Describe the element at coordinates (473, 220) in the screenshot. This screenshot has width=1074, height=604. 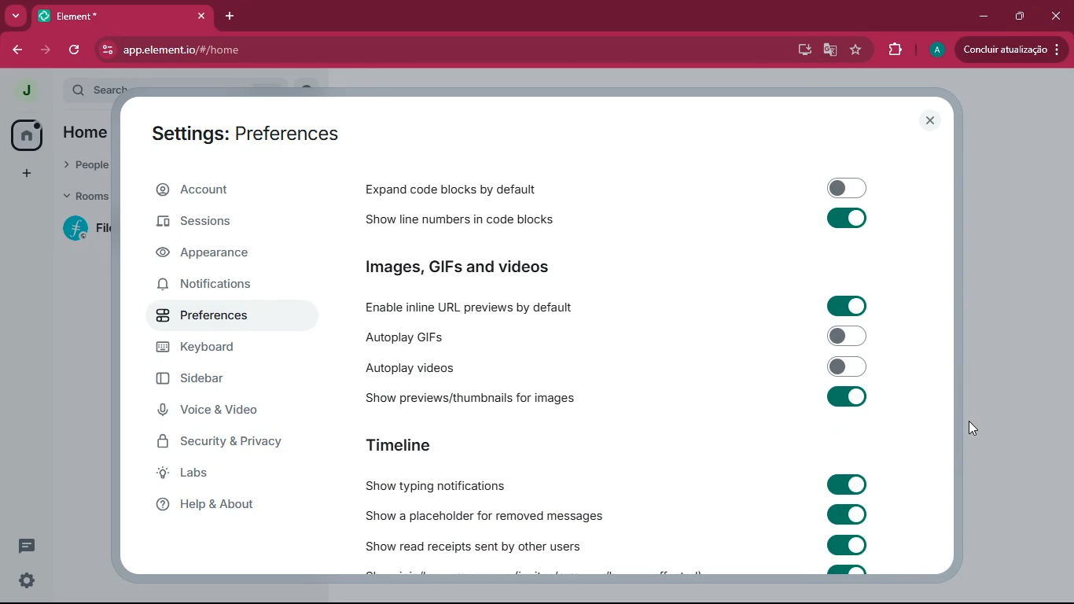
I see `show line numbers in code blocks` at that location.